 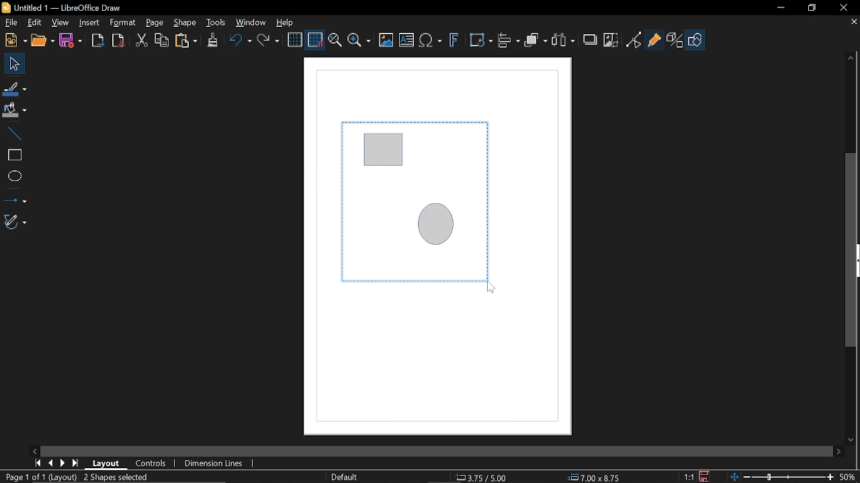 I want to click on Fill color, so click(x=13, y=109).